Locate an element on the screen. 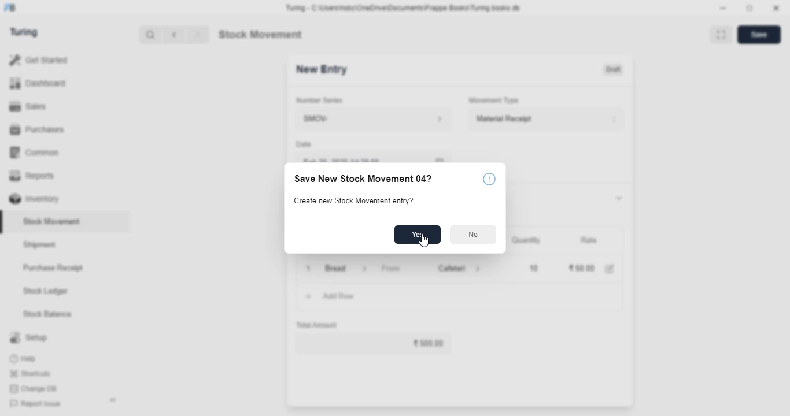  toggle expand/collapse is located at coordinates (619, 198).